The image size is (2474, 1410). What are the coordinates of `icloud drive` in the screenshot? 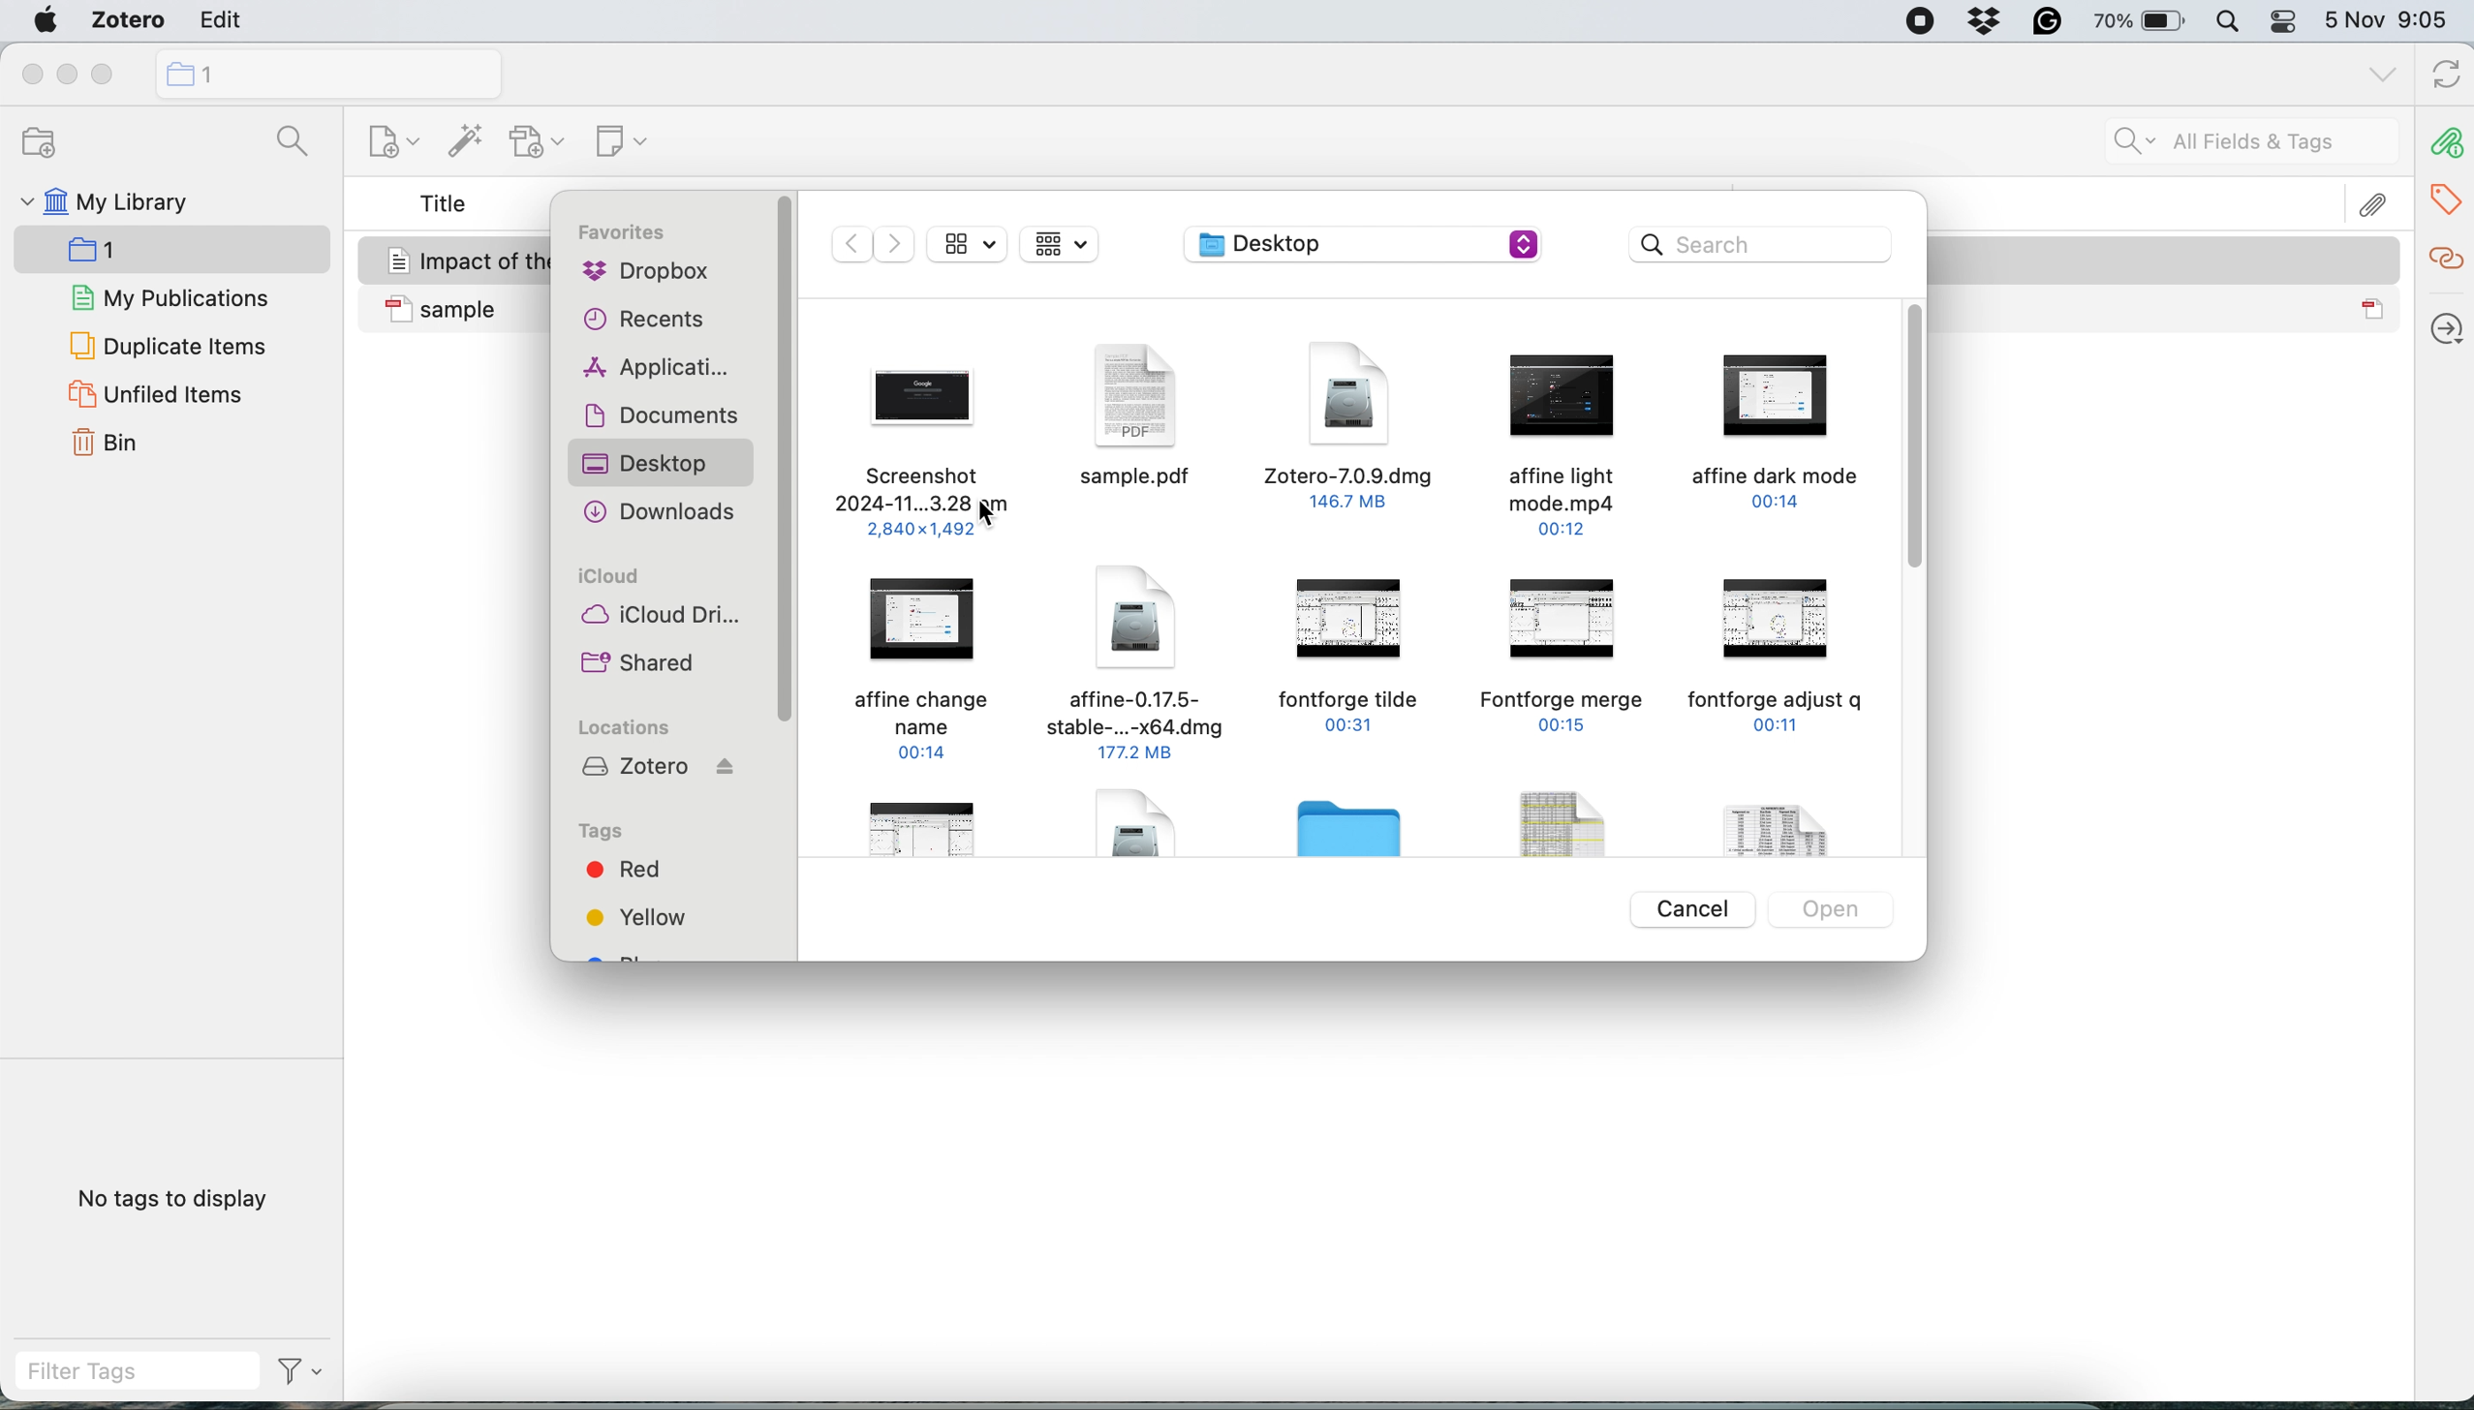 It's located at (661, 619).